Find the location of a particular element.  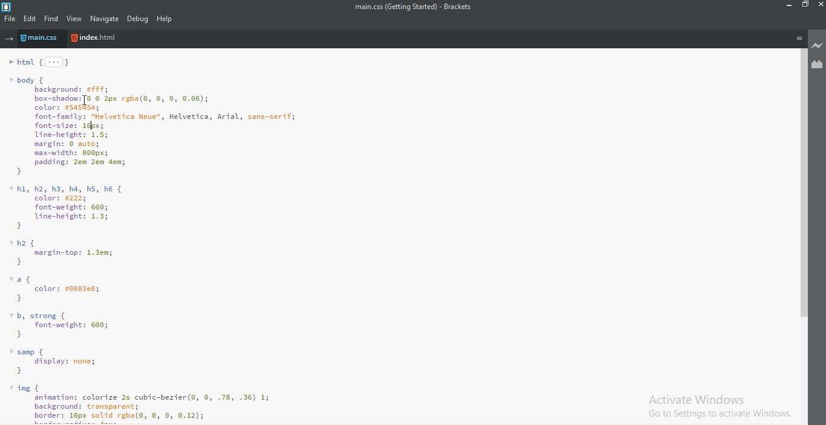

close is located at coordinates (820, 6).